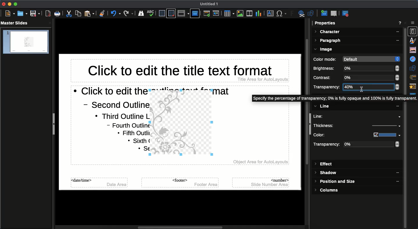 This screenshot has width=418, height=229. What do you see at coordinates (161, 13) in the screenshot?
I see `Display grid` at bounding box center [161, 13].